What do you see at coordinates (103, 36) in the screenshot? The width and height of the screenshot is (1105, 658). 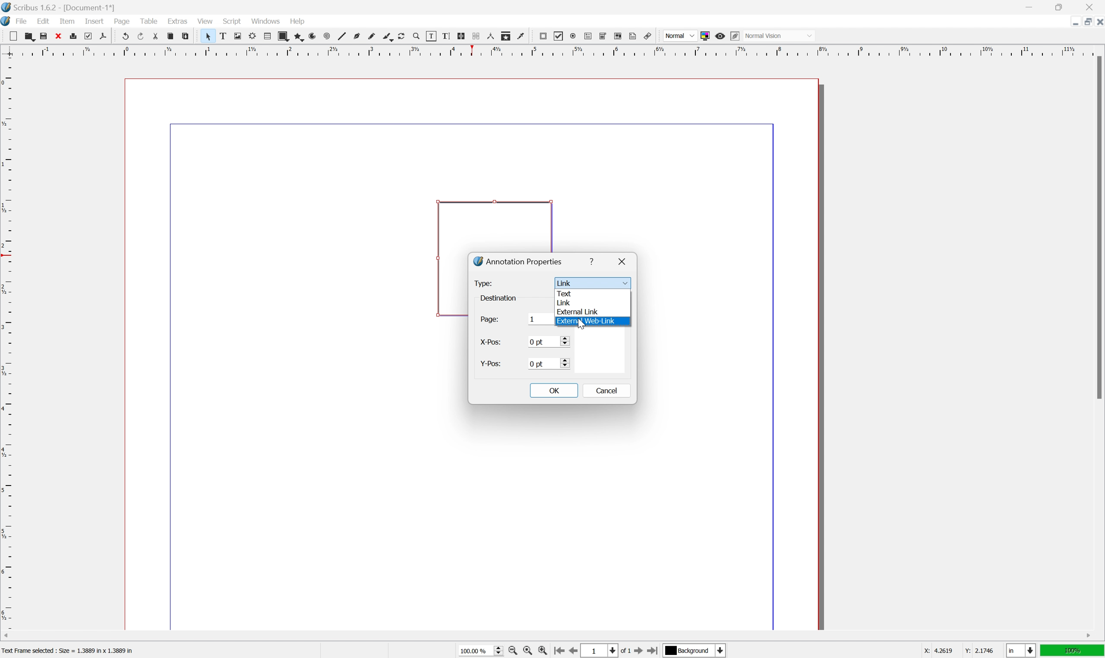 I see `save as pdf` at bounding box center [103, 36].